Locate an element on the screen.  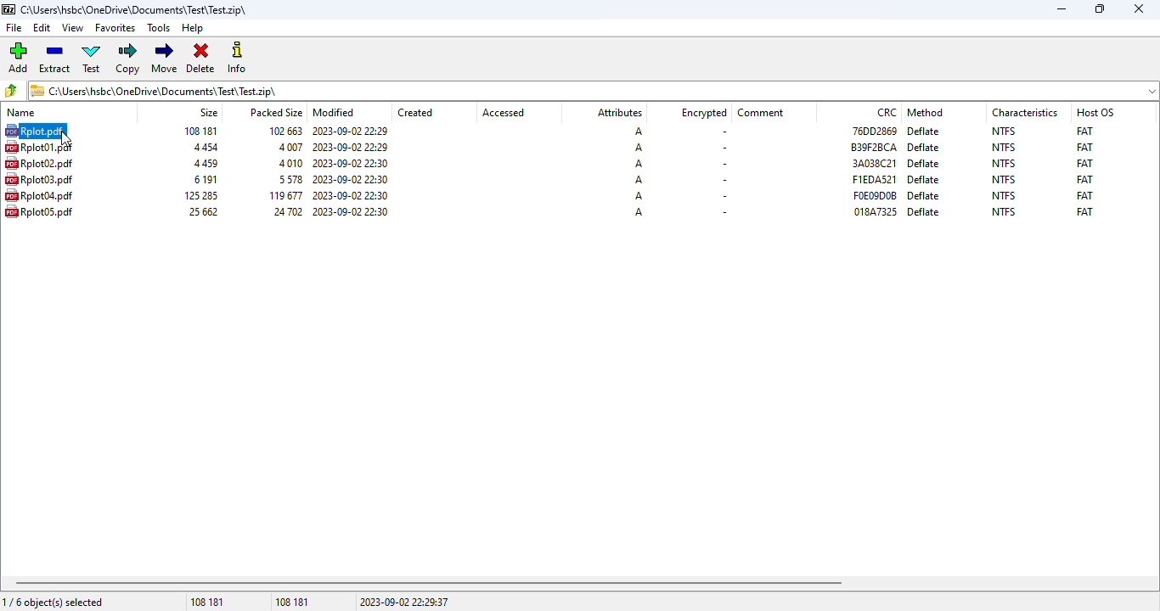
hotkey (CTRL+A) on selected file is located at coordinates (33, 131).